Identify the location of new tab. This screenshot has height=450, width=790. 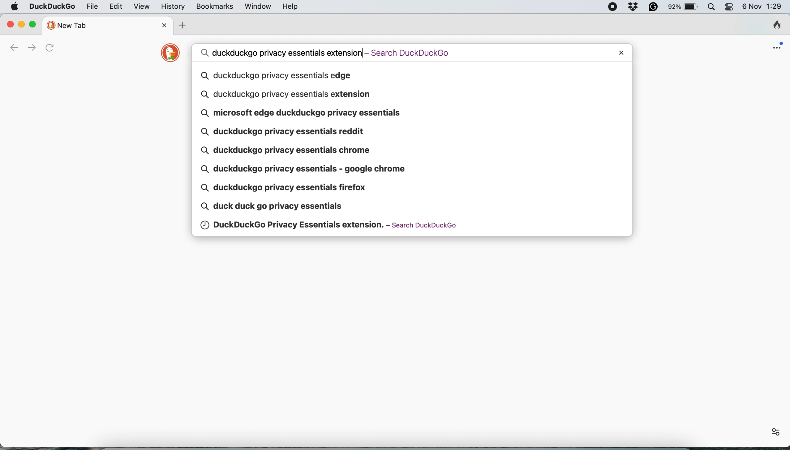
(101, 24).